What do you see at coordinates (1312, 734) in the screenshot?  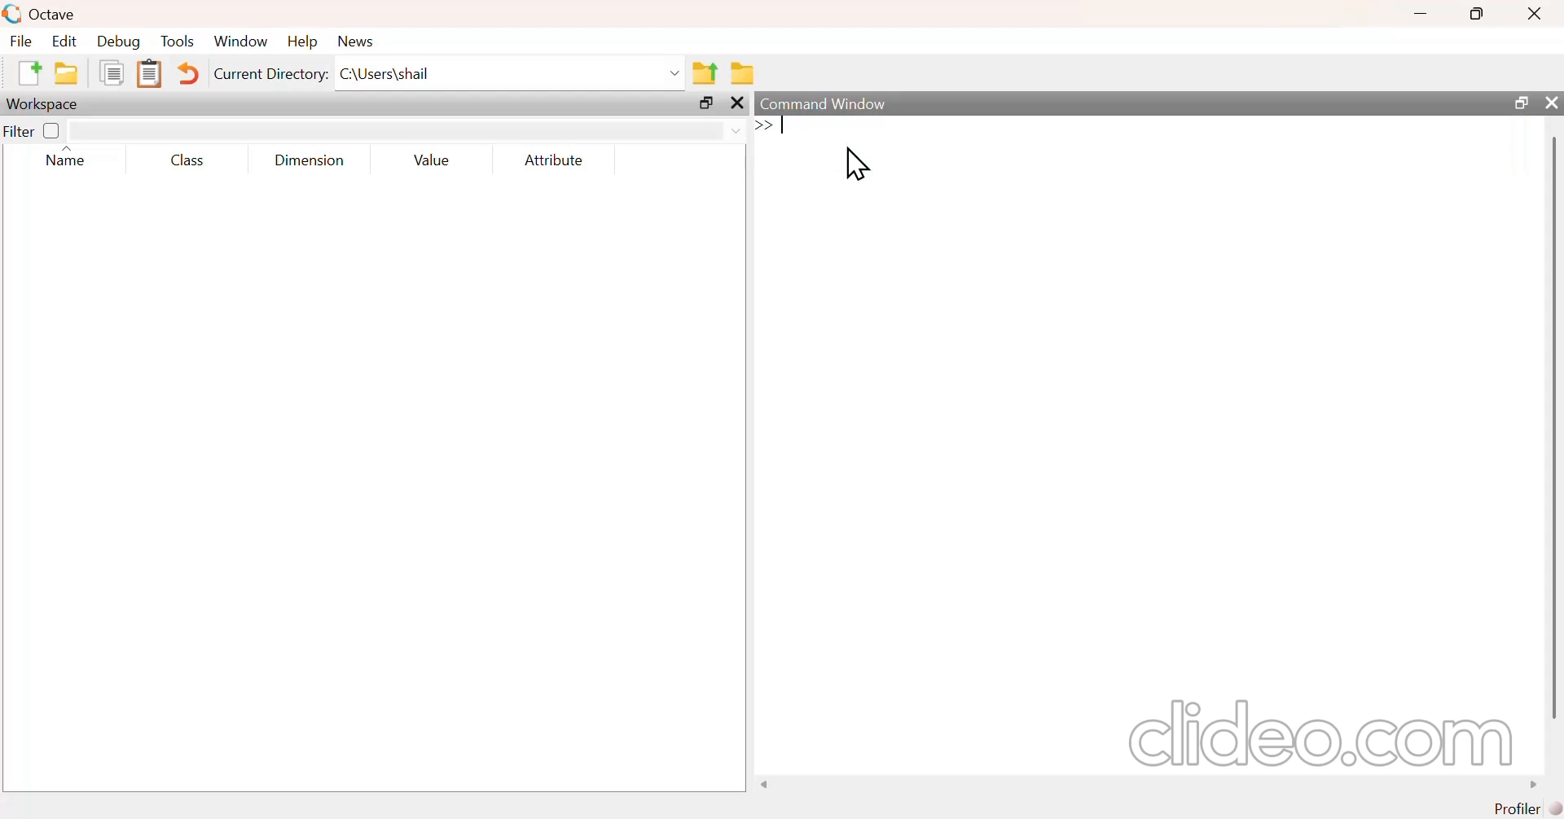 I see `clideo.com` at bounding box center [1312, 734].